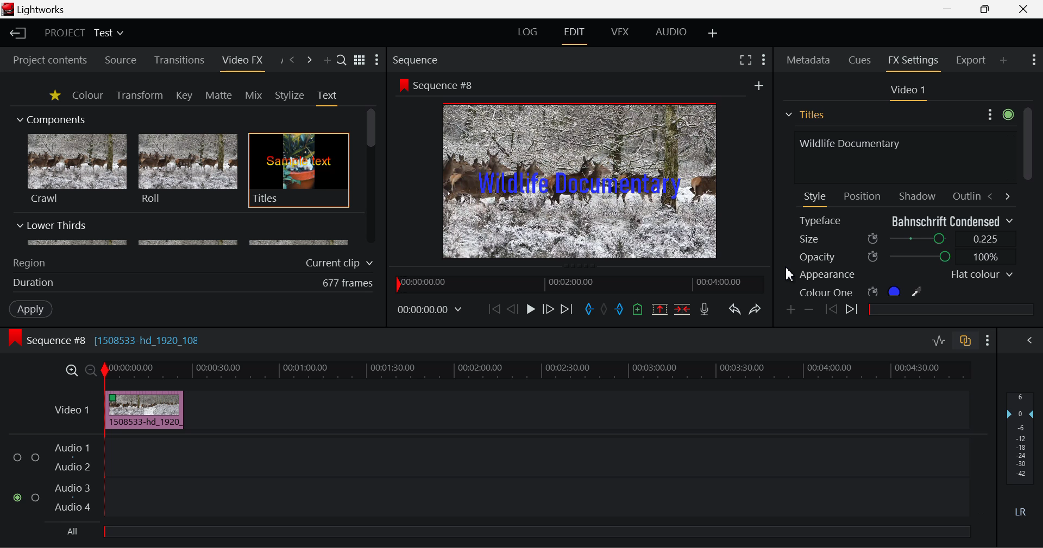 The width and height of the screenshot is (1043, 548). Describe the element at coordinates (537, 371) in the screenshot. I see `Project Timeline` at that location.